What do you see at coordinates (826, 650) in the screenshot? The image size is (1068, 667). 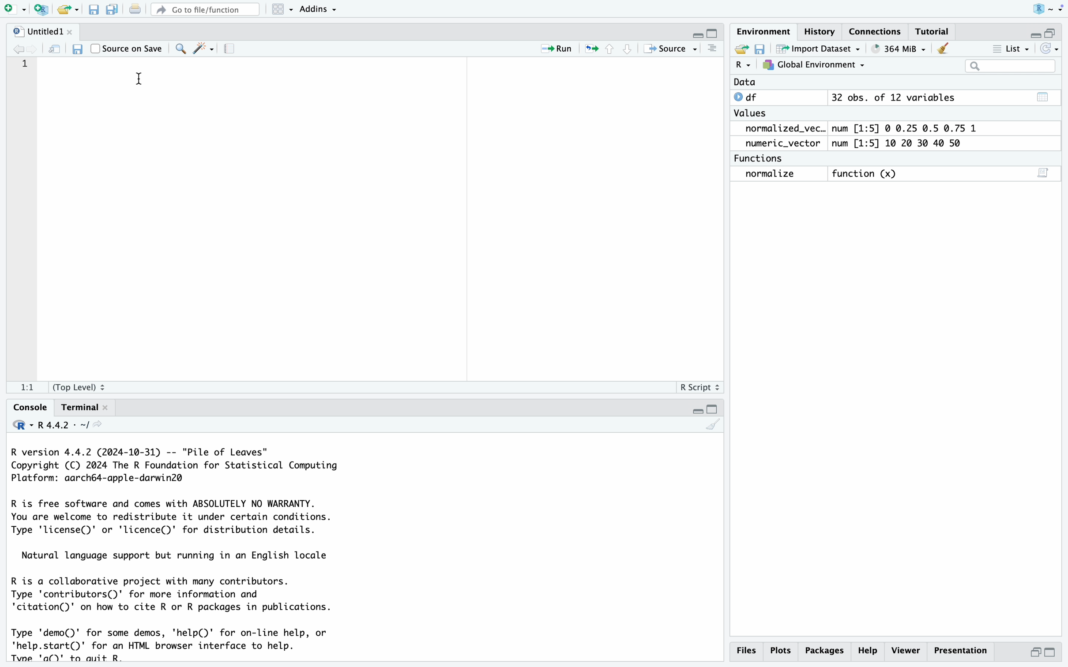 I see `Packages` at bounding box center [826, 650].